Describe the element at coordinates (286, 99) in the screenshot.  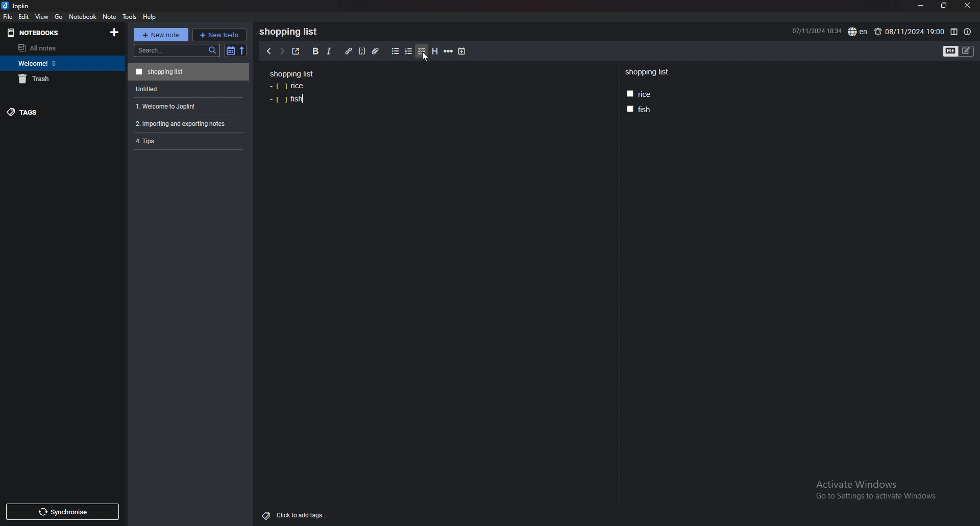
I see `fish` at that location.